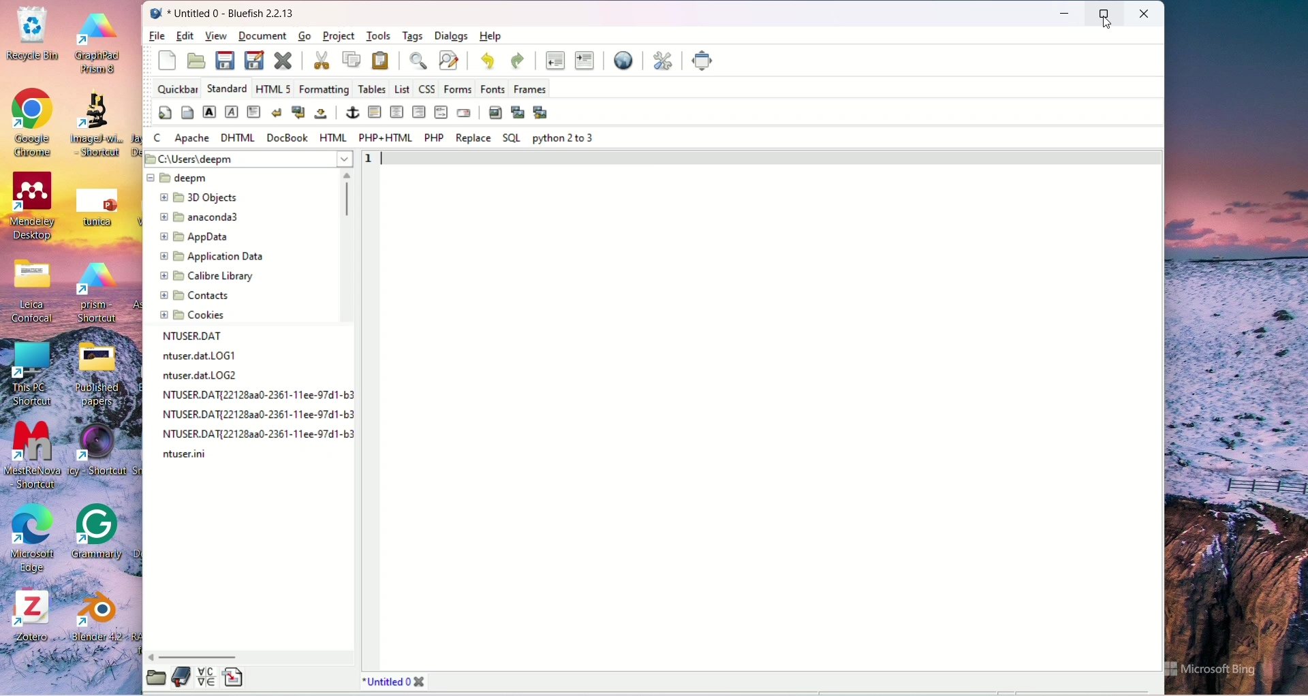 The width and height of the screenshot is (1308, 696). Describe the element at coordinates (29, 119) in the screenshot. I see `google chrome` at that location.